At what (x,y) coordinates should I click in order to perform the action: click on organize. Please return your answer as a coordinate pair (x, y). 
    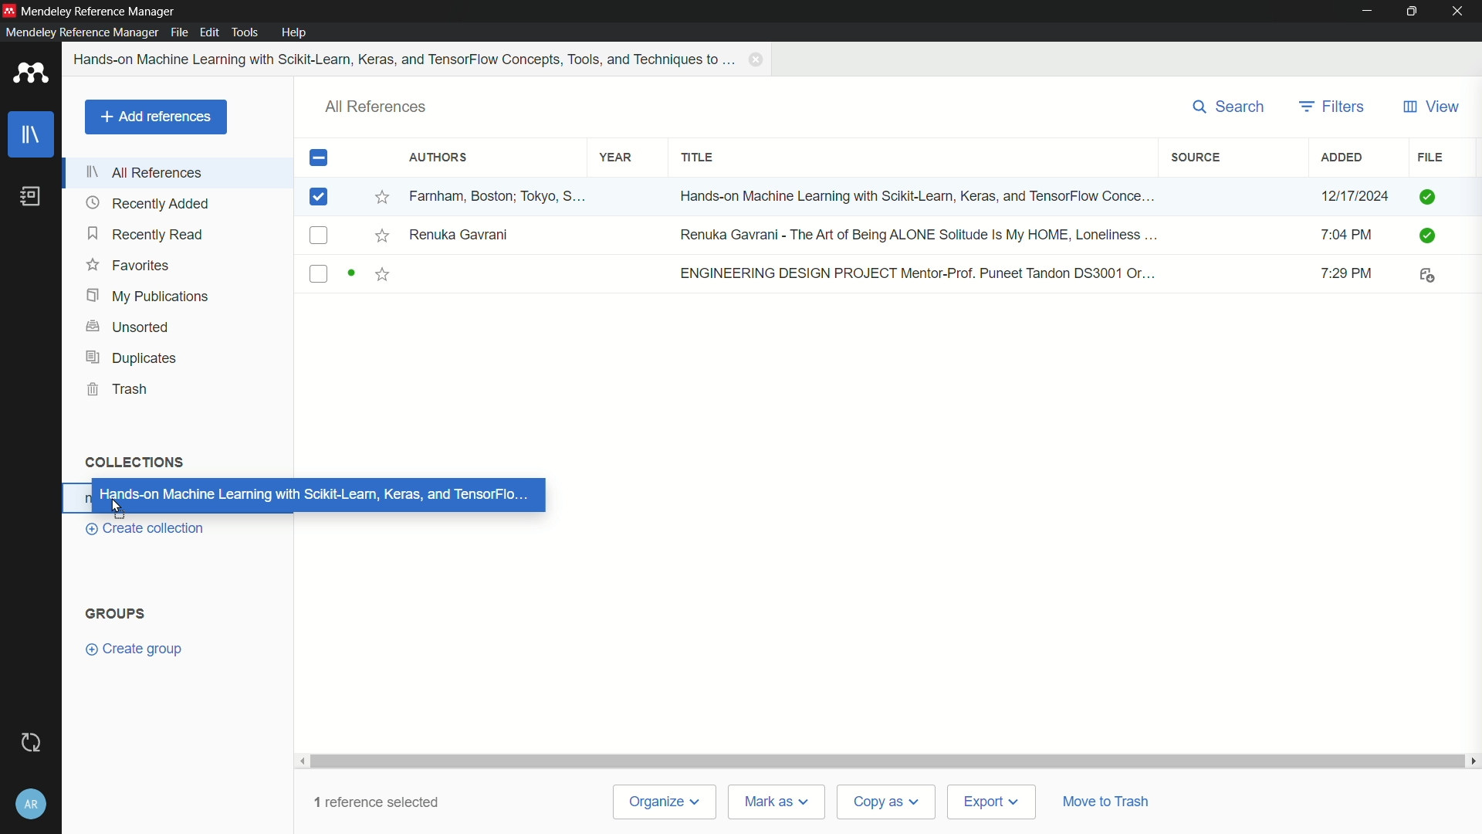
    Looking at the image, I should click on (665, 802).